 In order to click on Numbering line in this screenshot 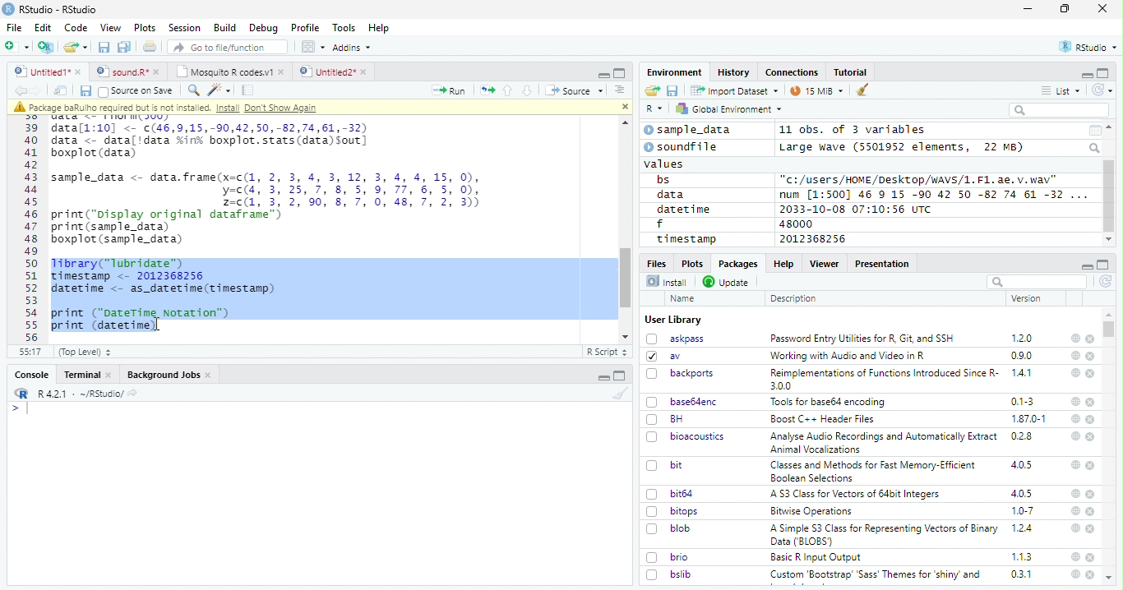, I will do `click(32, 232)`.